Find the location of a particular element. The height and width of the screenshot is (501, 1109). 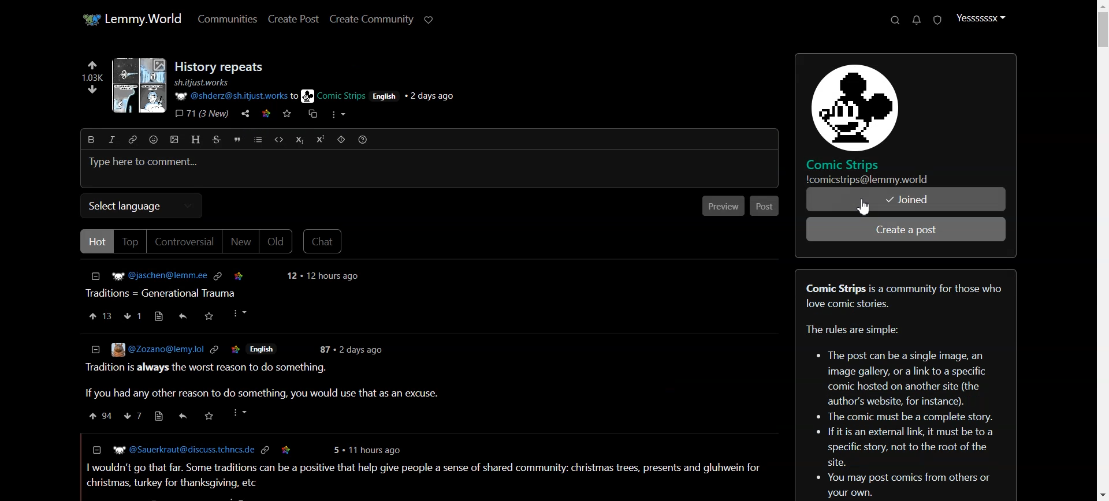

More is located at coordinates (239, 313).